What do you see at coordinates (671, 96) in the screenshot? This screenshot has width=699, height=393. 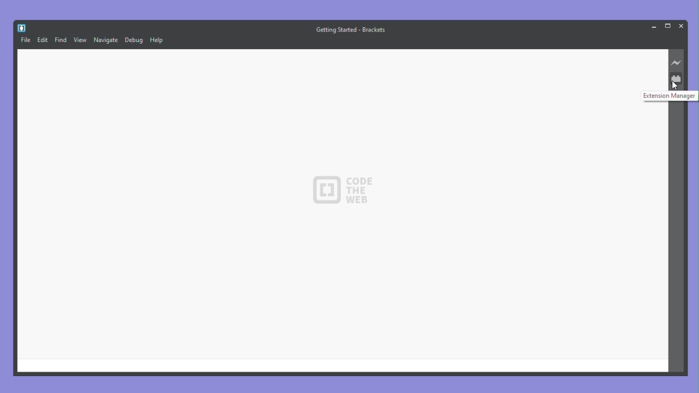 I see `Extension manager` at bounding box center [671, 96].